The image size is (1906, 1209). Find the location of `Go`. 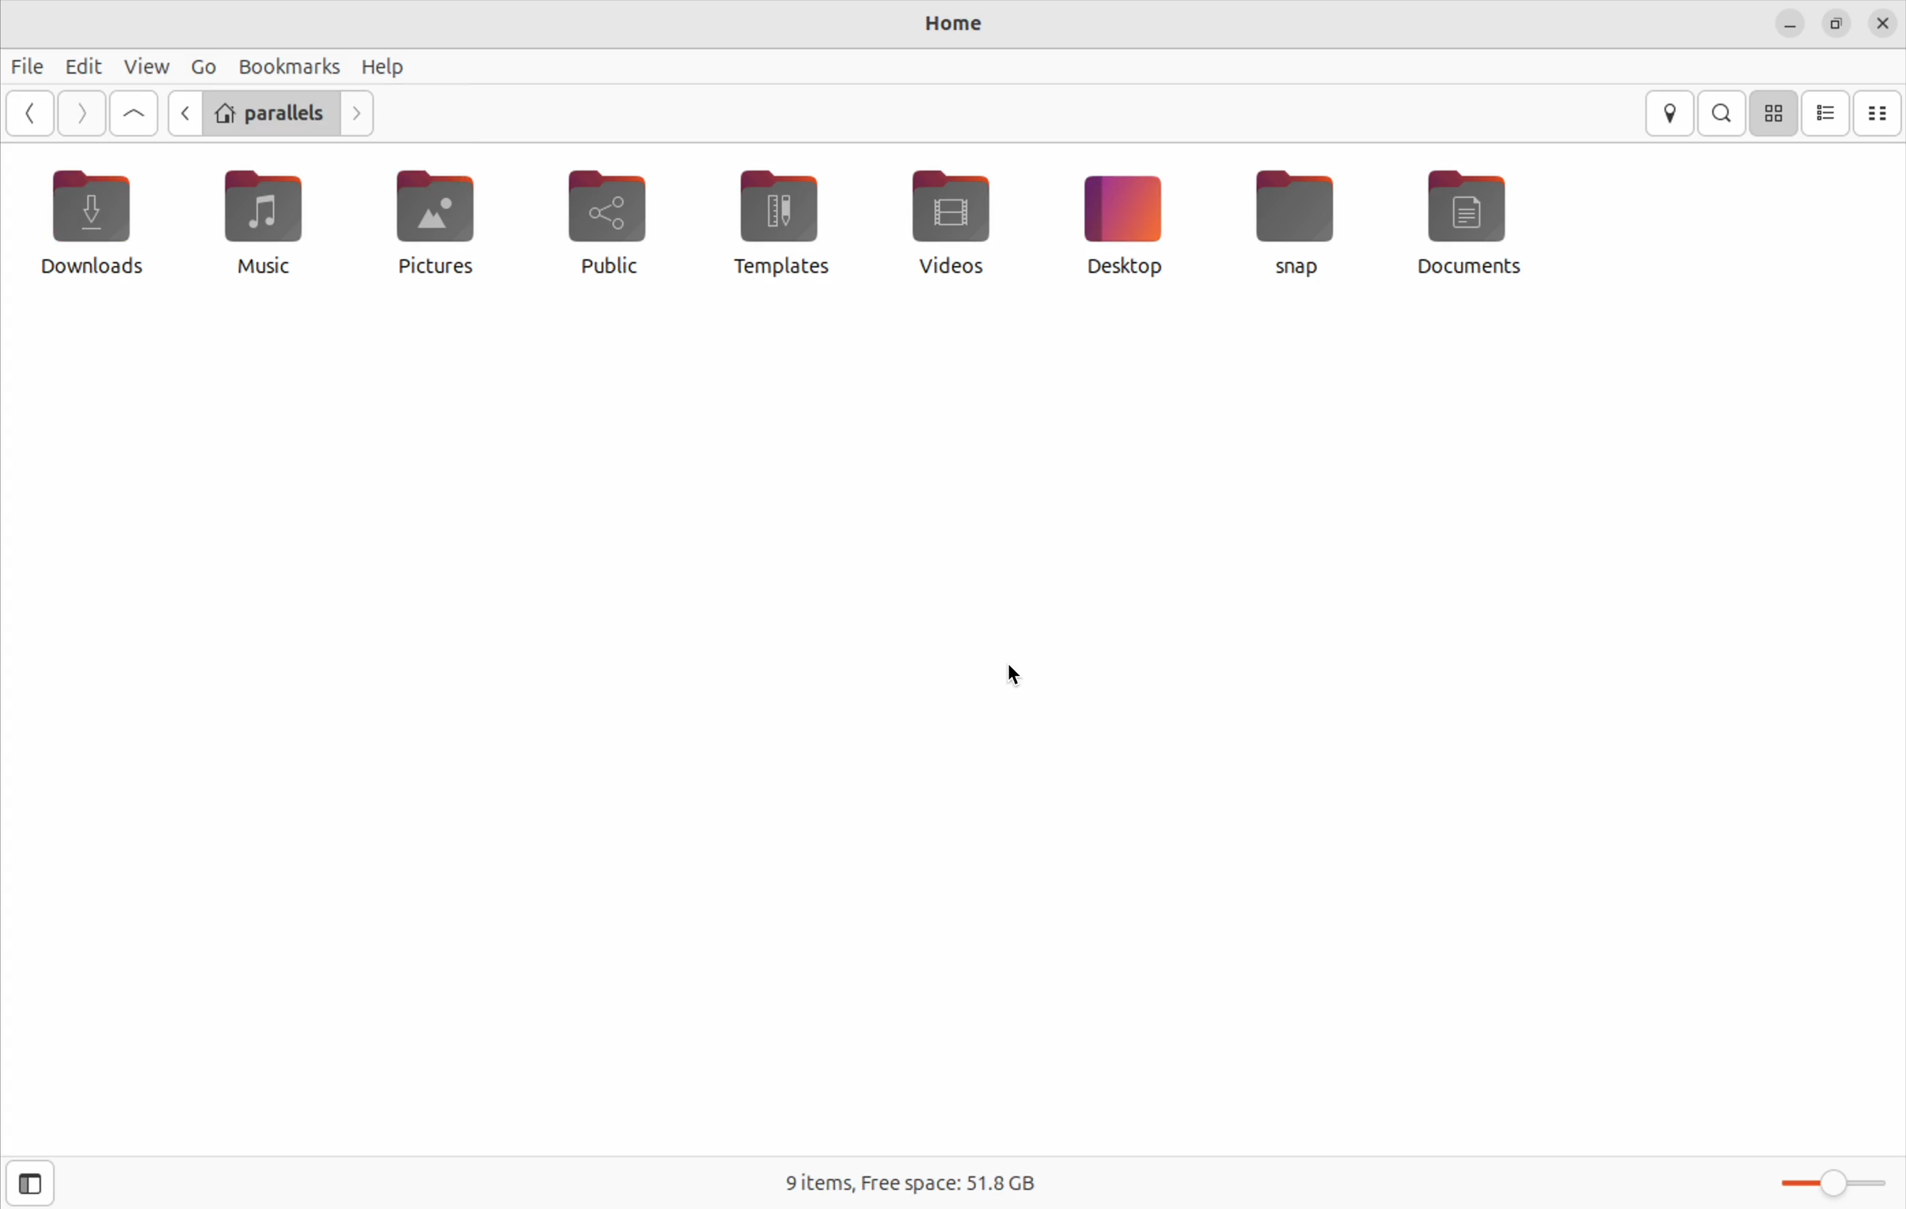

Go is located at coordinates (202, 66).